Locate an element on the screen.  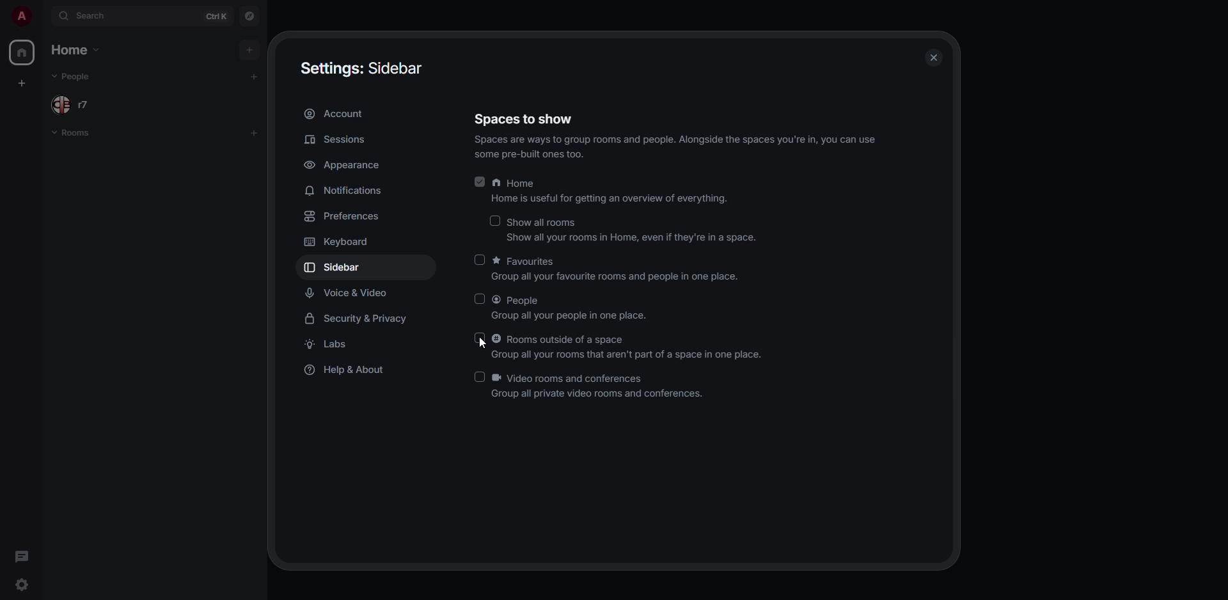
sessions is located at coordinates (336, 141).